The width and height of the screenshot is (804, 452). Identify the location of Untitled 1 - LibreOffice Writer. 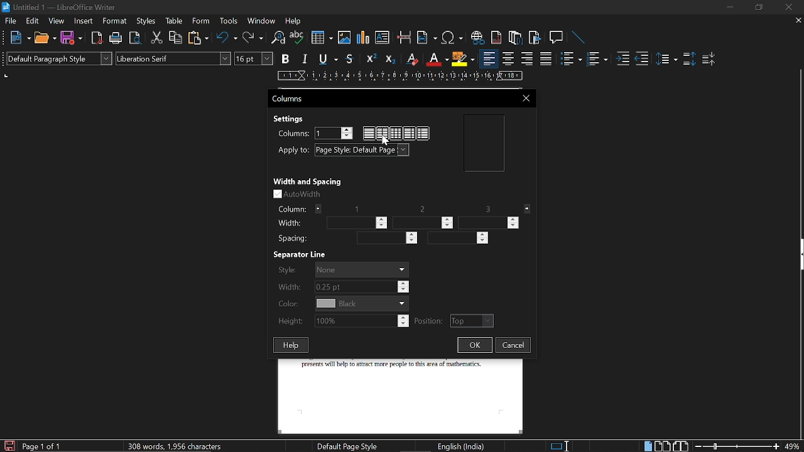
(59, 7).